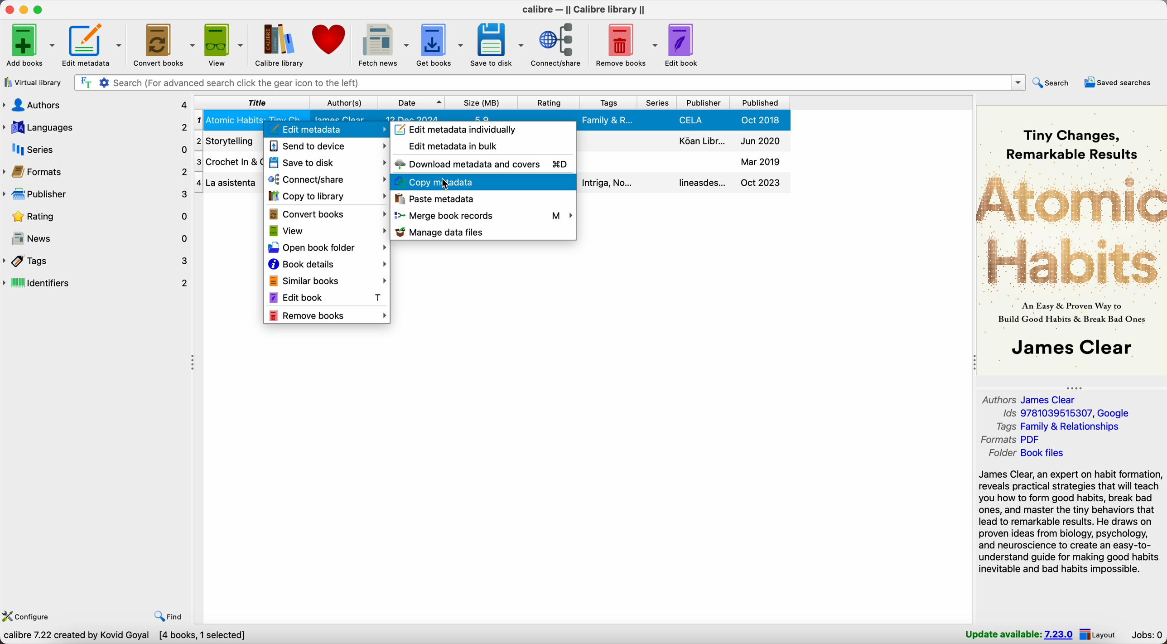 The height and width of the screenshot is (644, 1167). What do you see at coordinates (329, 298) in the screenshot?
I see `edit book` at bounding box center [329, 298].